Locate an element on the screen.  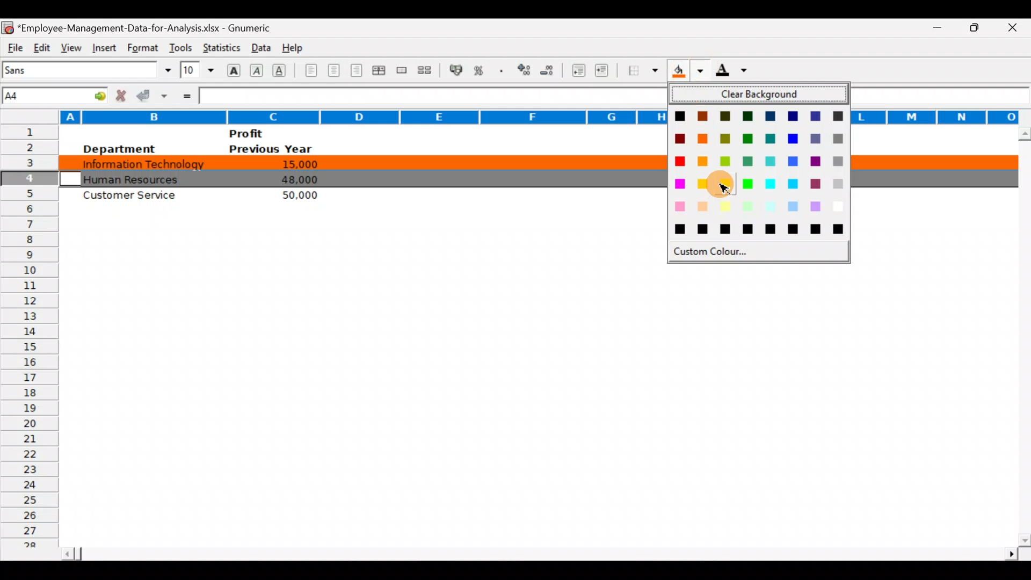
Profit is located at coordinates (266, 133).